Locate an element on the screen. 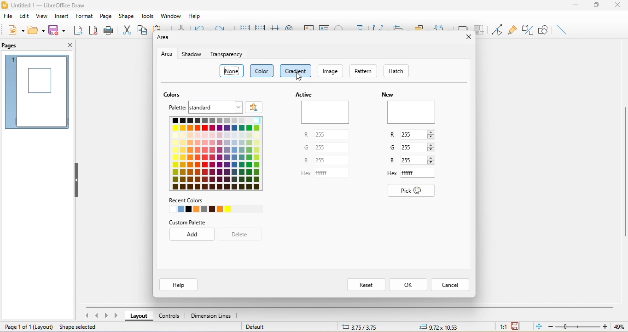 Image resolution: width=628 pixels, height=332 pixels. dimension lines is located at coordinates (213, 315).